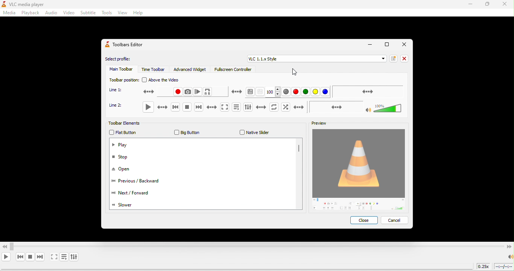 Image resolution: width=514 pixels, height=271 pixels. Describe the element at coordinates (504, 266) in the screenshot. I see `timeline` at that location.